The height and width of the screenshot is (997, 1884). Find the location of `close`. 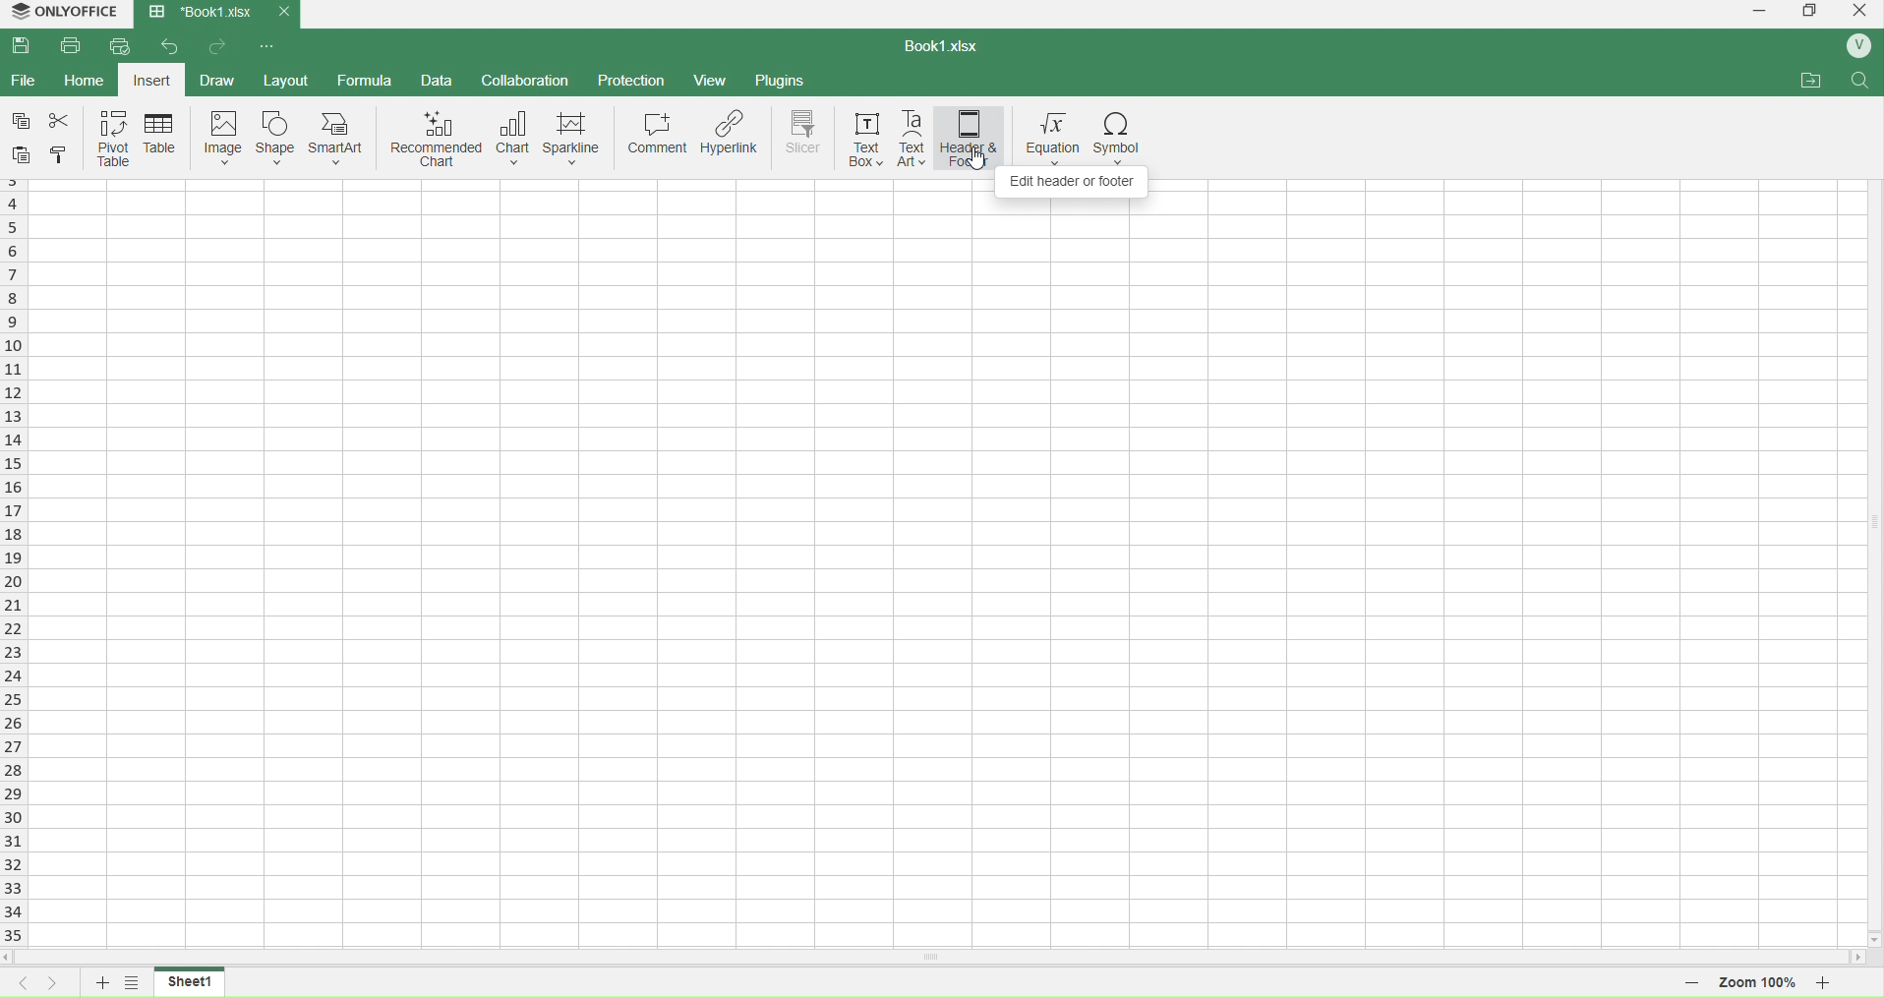

close is located at coordinates (1857, 14).